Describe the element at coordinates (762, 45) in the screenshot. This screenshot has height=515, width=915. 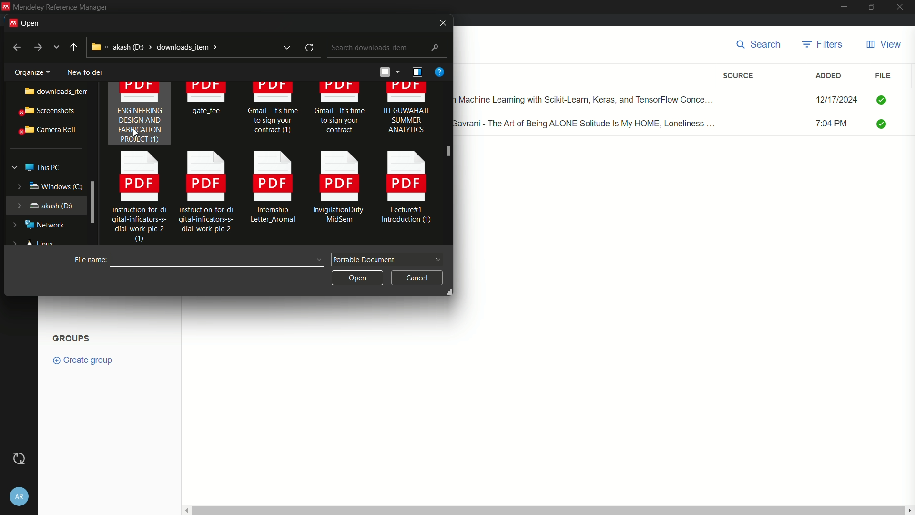
I see `search` at that location.